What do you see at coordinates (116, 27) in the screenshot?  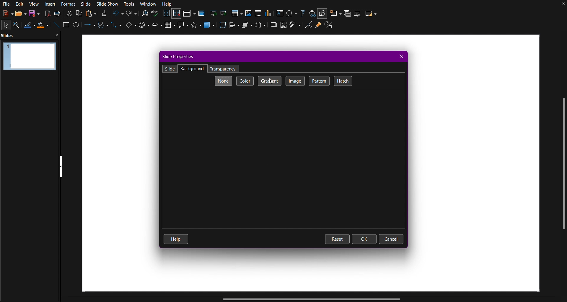 I see `Connectors` at bounding box center [116, 27].